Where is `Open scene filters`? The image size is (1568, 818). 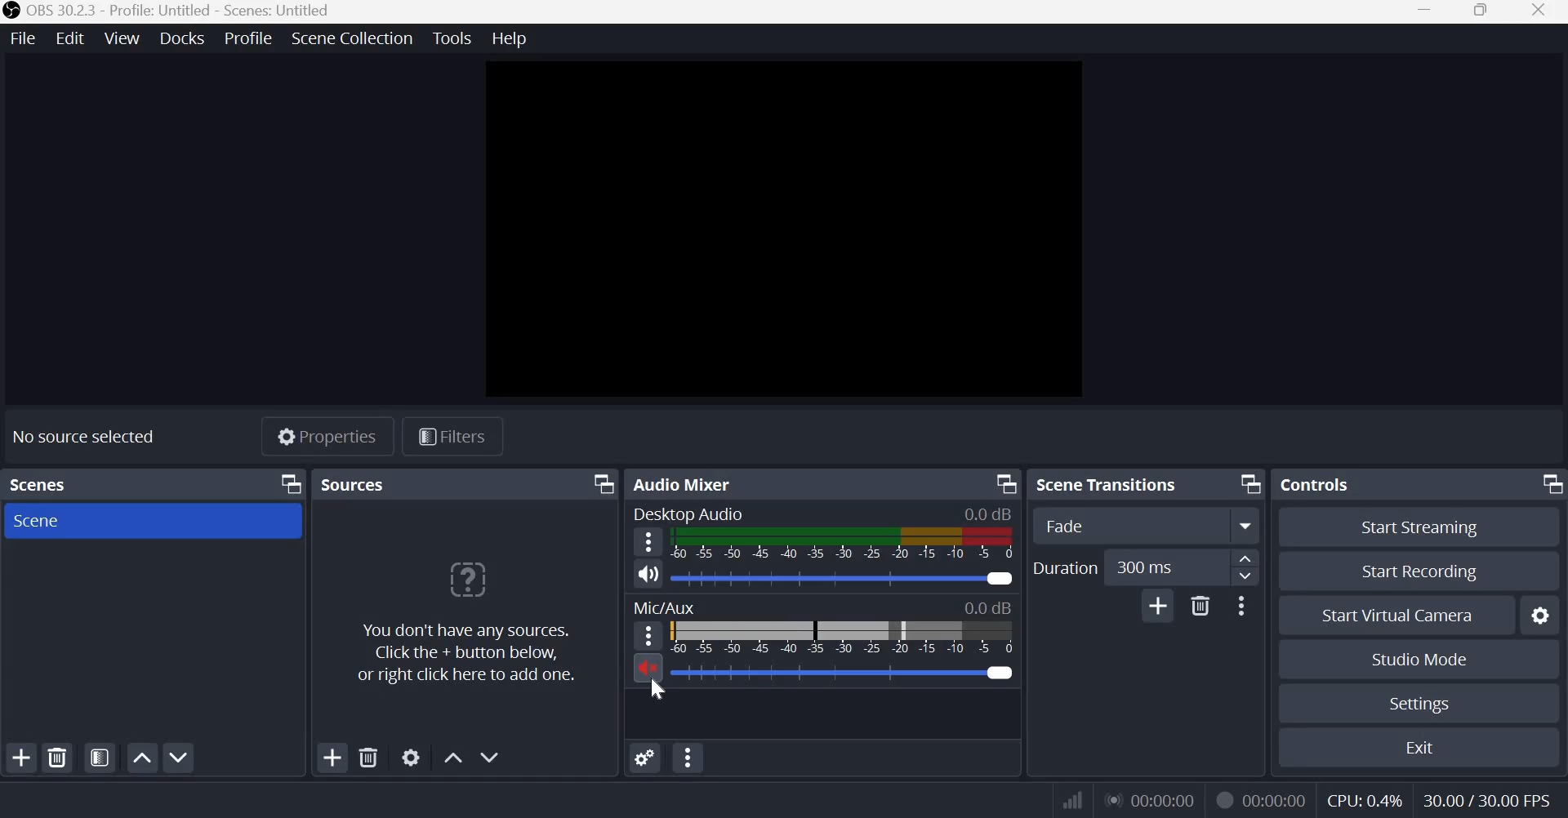 Open scene filters is located at coordinates (100, 757).